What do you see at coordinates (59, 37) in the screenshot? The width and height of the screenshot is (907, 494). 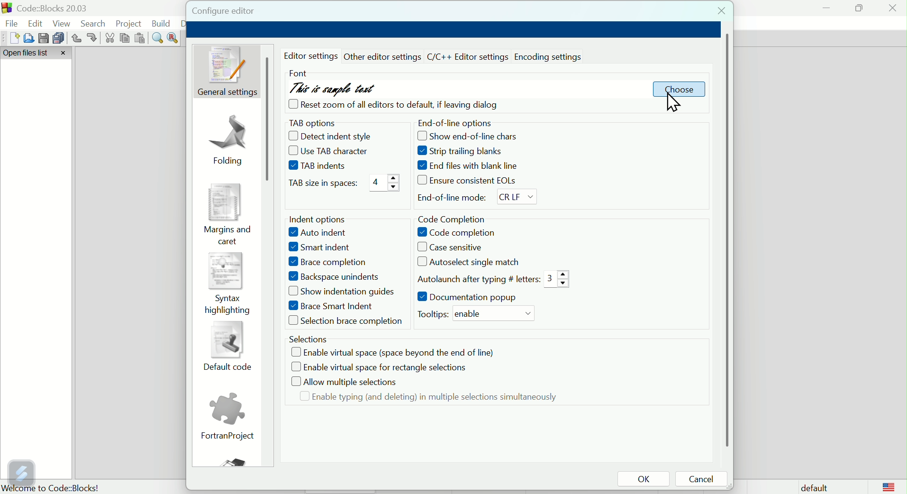 I see `Save multiple` at bounding box center [59, 37].